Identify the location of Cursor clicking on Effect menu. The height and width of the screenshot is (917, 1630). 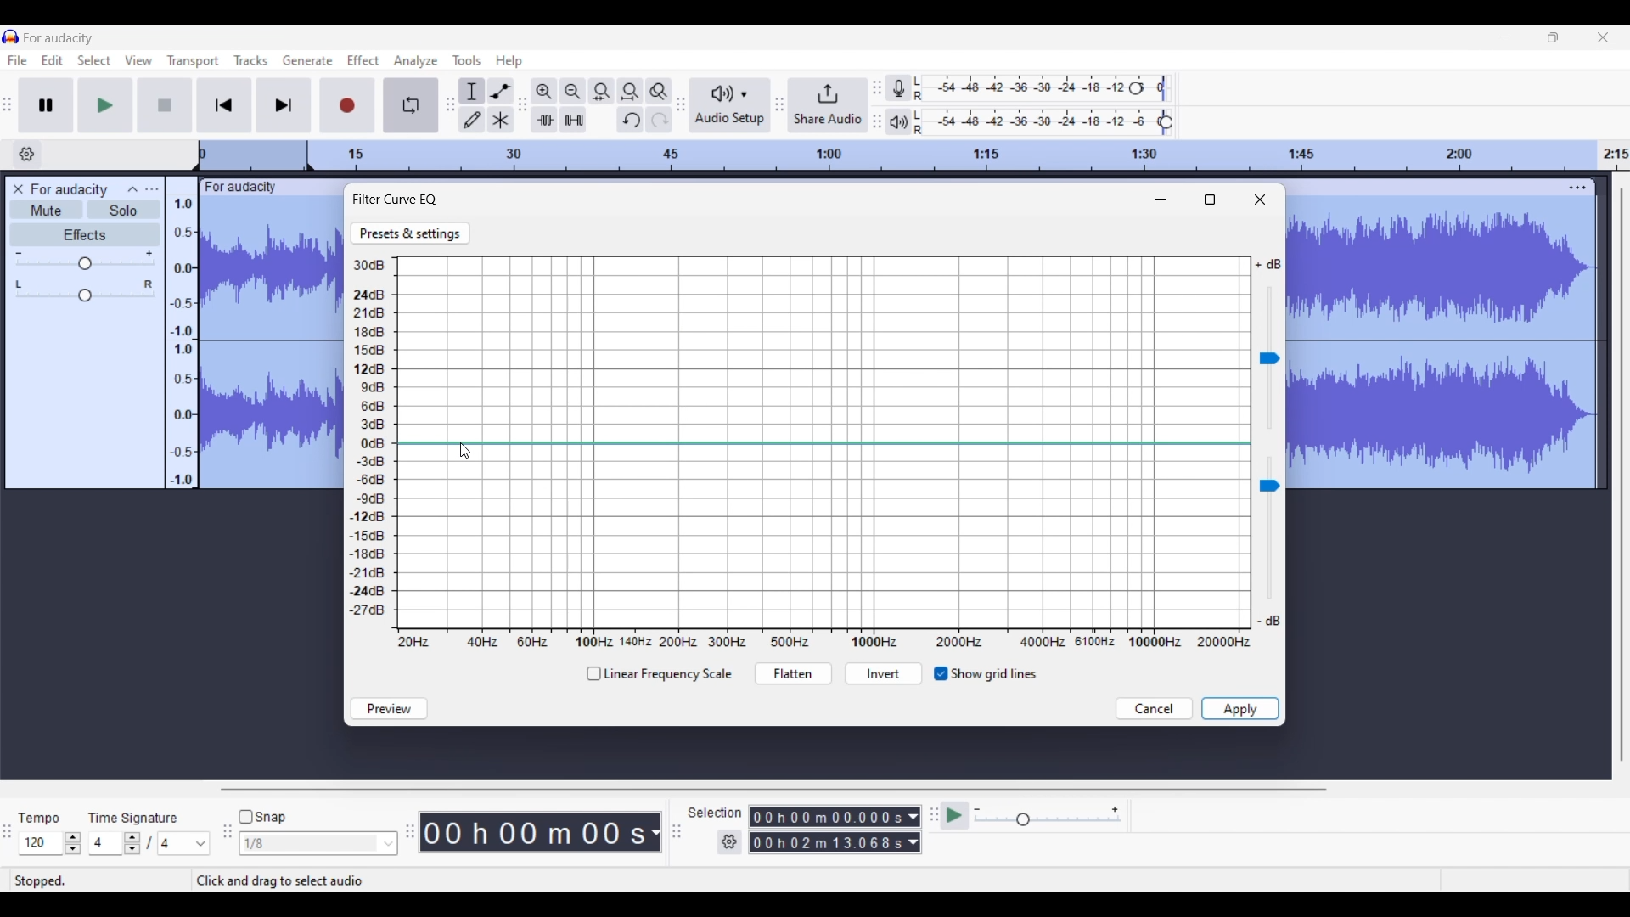
(362, 68).